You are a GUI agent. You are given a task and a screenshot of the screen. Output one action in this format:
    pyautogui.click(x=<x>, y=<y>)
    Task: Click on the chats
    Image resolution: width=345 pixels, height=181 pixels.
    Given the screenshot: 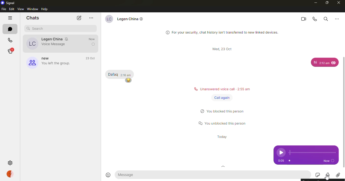 What is the action you would take?
    pyautogui.click(x=12, y=29)
    